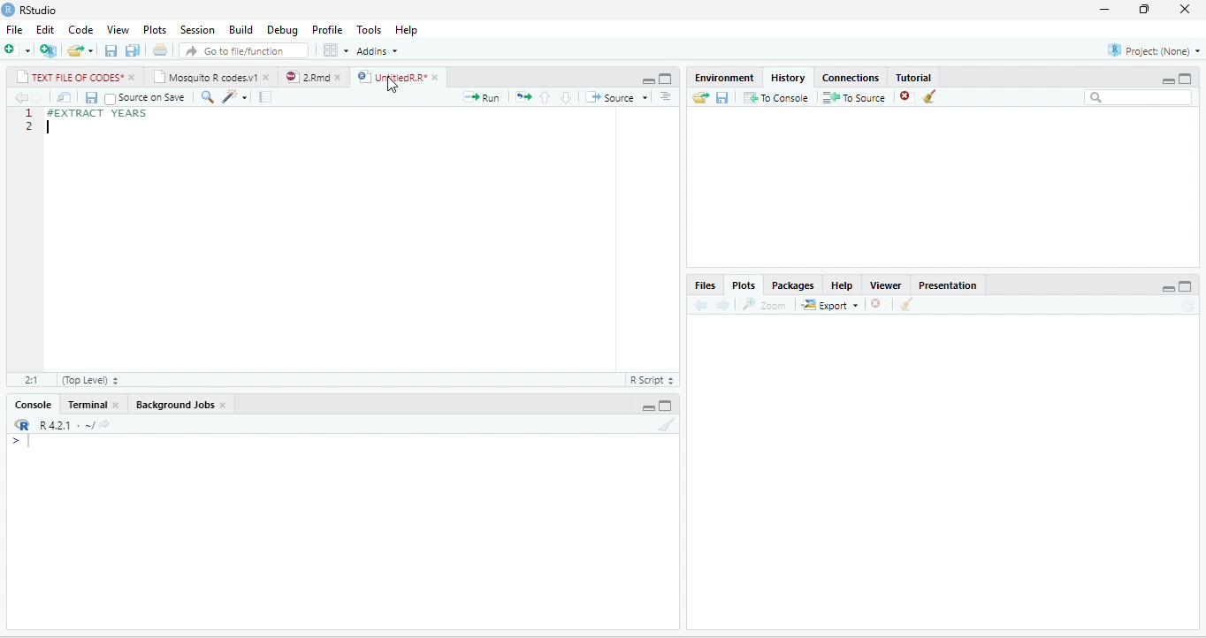 Image resolution: width=1206 pixels, height=638 pixels. What do you see at coordinates (173, 405) in the screenshot?
I see `Background Jobs` at bounding box center [173, 405].